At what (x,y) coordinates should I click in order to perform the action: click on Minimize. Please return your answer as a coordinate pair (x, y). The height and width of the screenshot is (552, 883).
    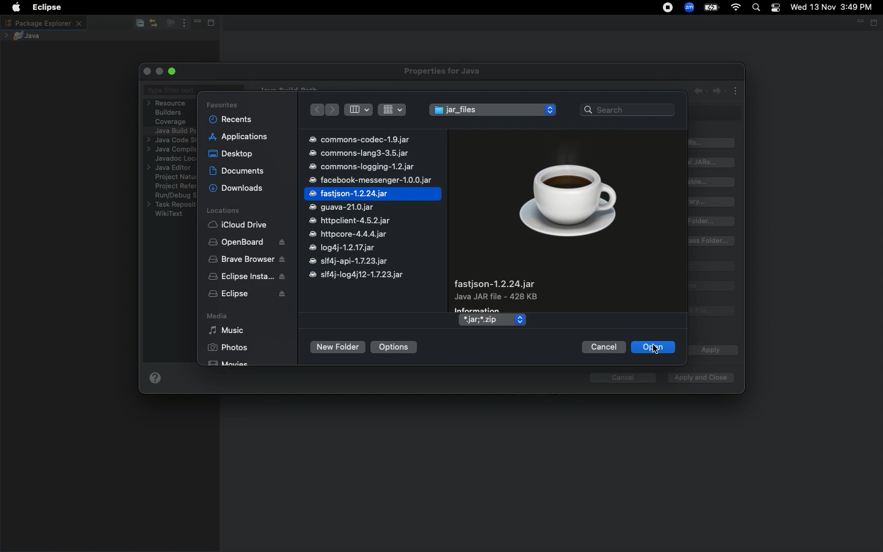
    Looking at the image, I should click on (858, 24).